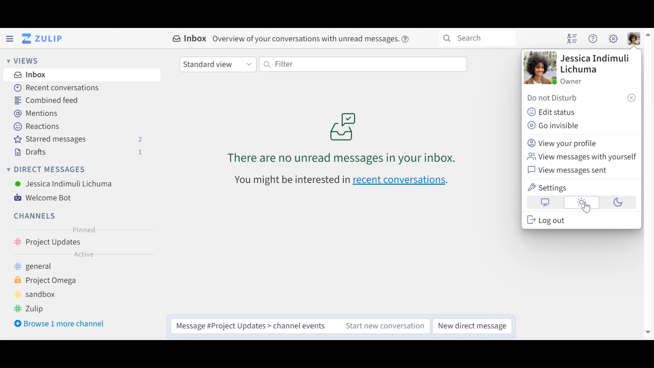  What do you see at coordinates (46, 101) in the screenshot?
I see `Combined Feed` at bounding box center [46, 101].